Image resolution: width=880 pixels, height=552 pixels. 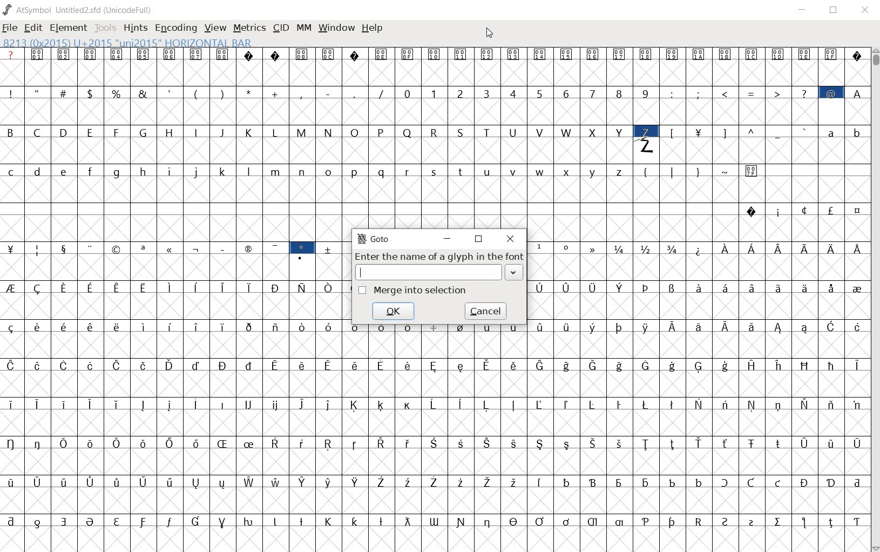 What do you see at coordinates (176, 28) in the screenshot?
I see `ENCODING` at bounding box center [176, 28].